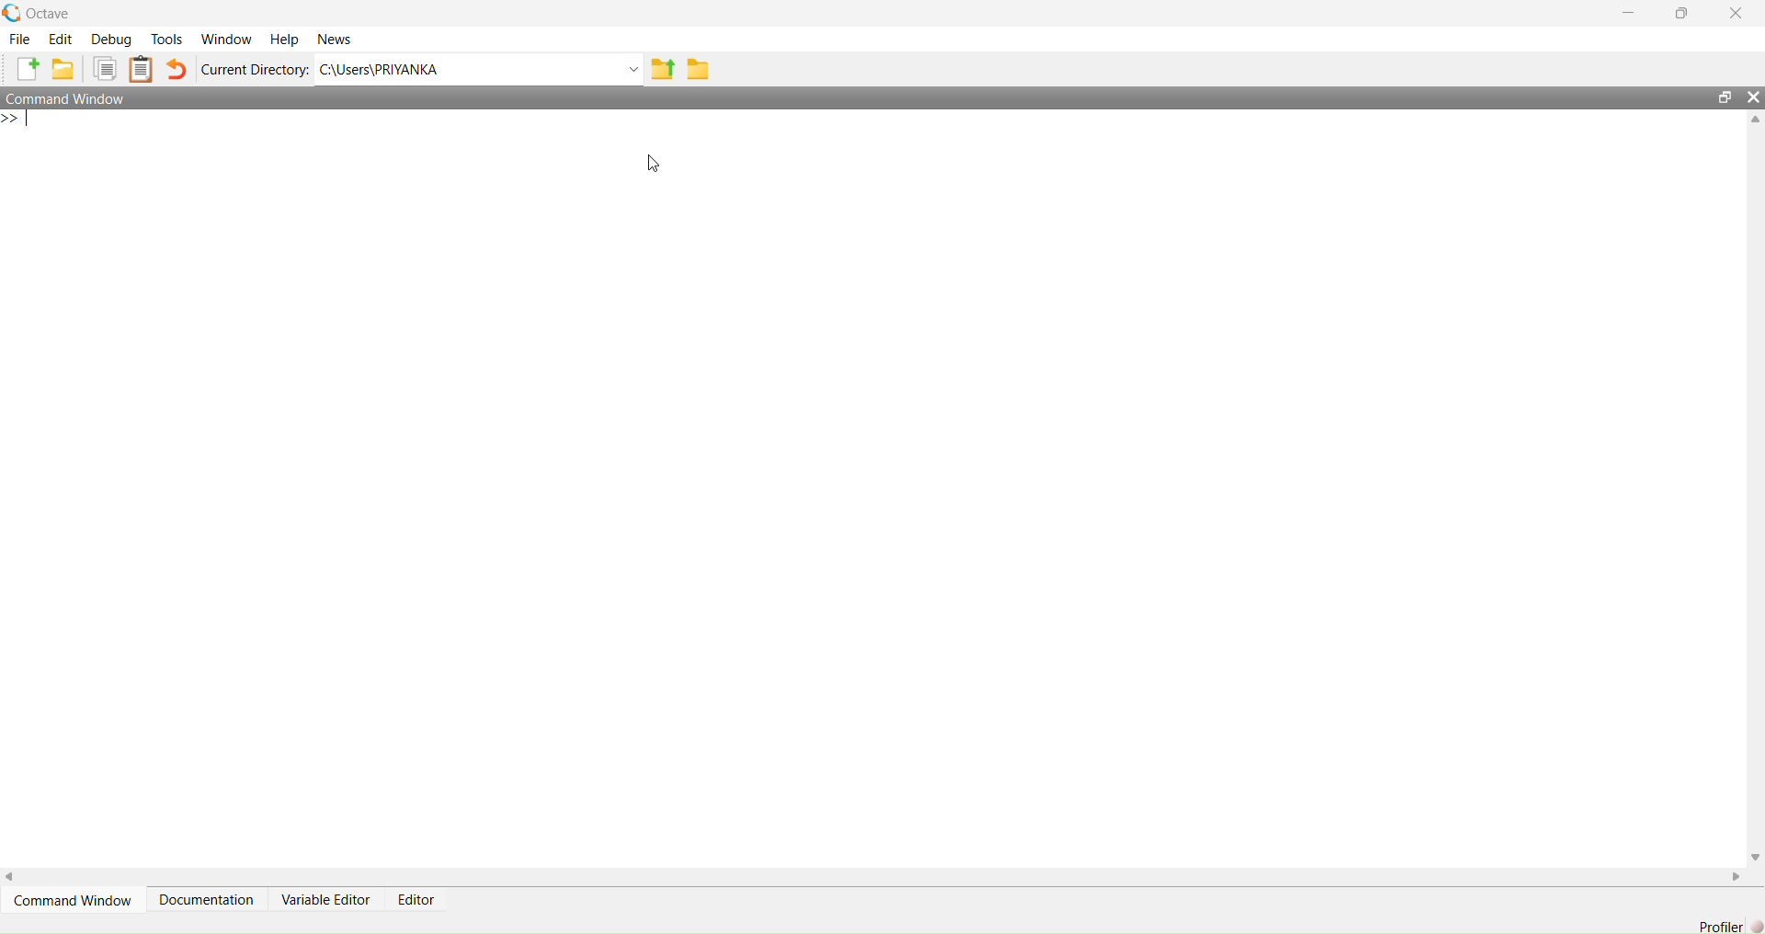 This screenshot has height=934, width=1765. I want to click on close, so click(1737, 12).